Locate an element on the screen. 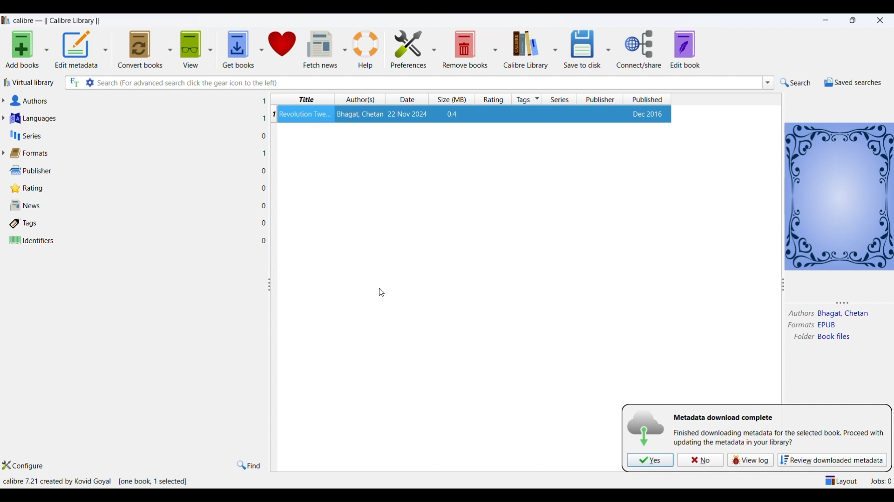  search is located at coordinates (796, 83).